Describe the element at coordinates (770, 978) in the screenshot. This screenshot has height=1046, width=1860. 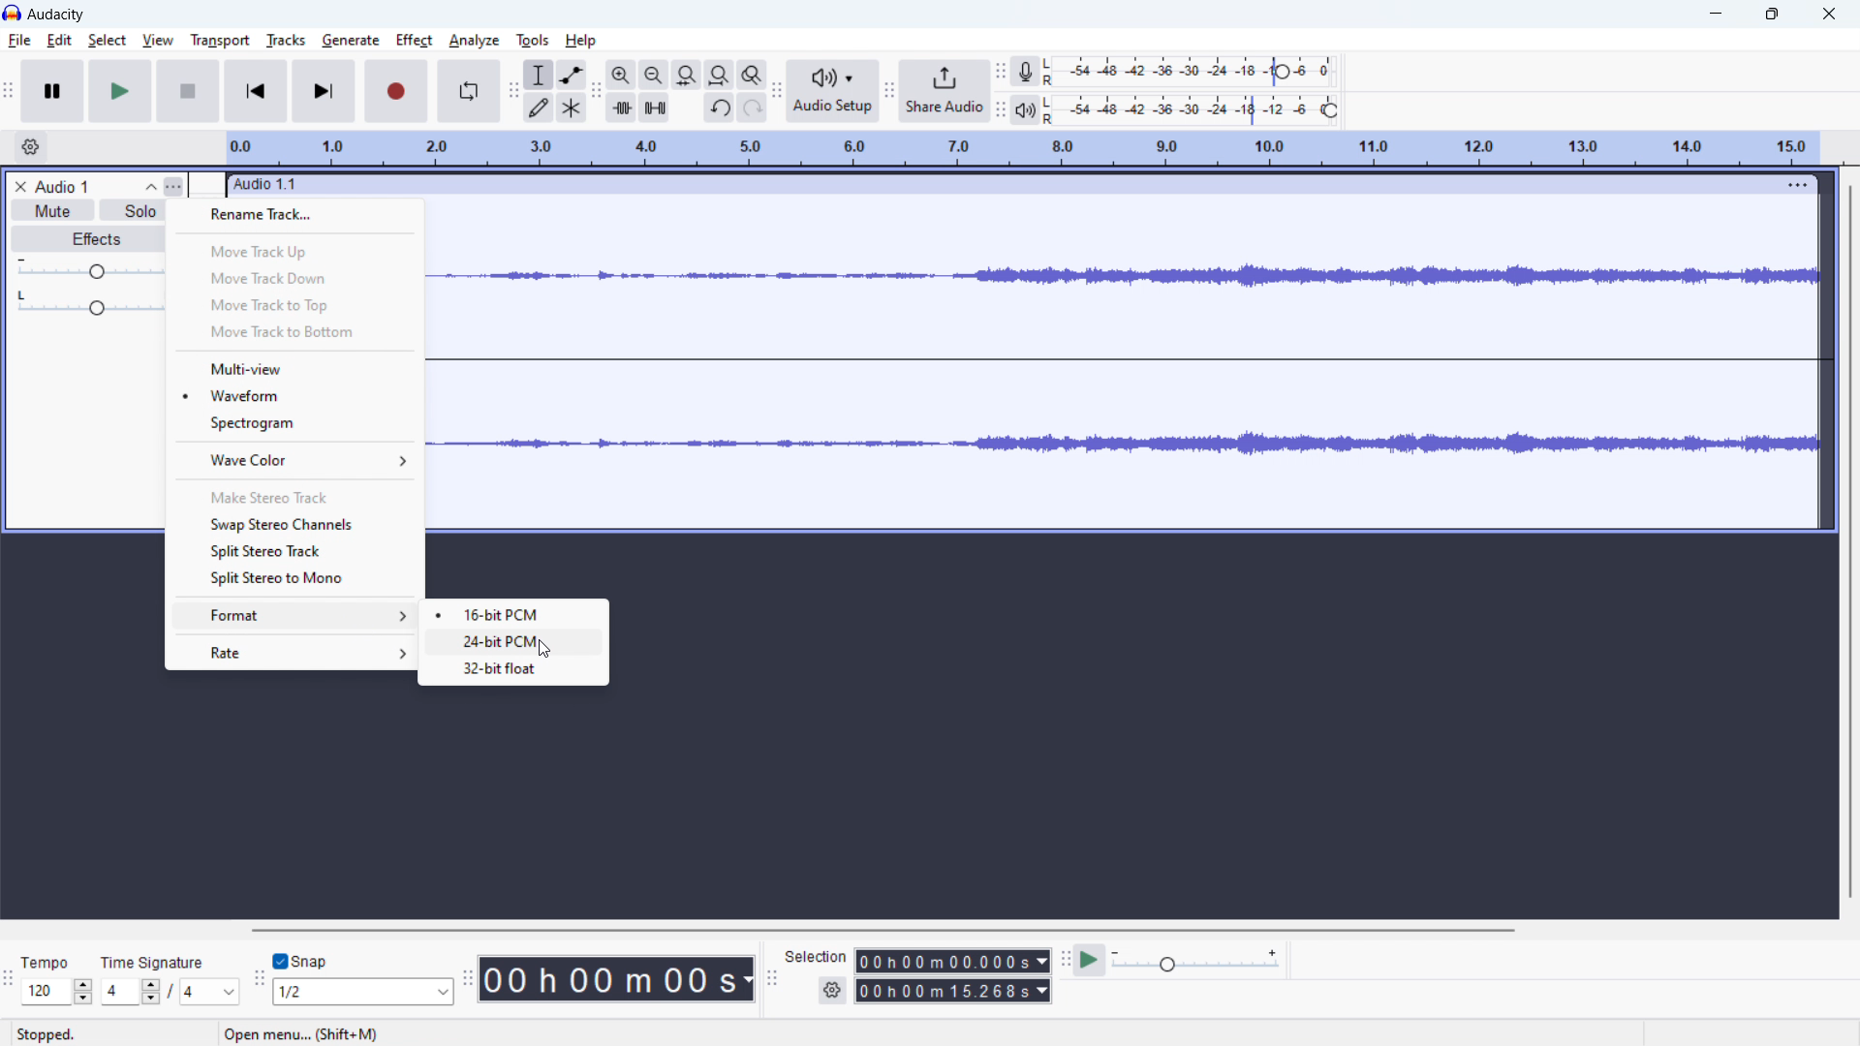
I see `selection toolbar` at that location.